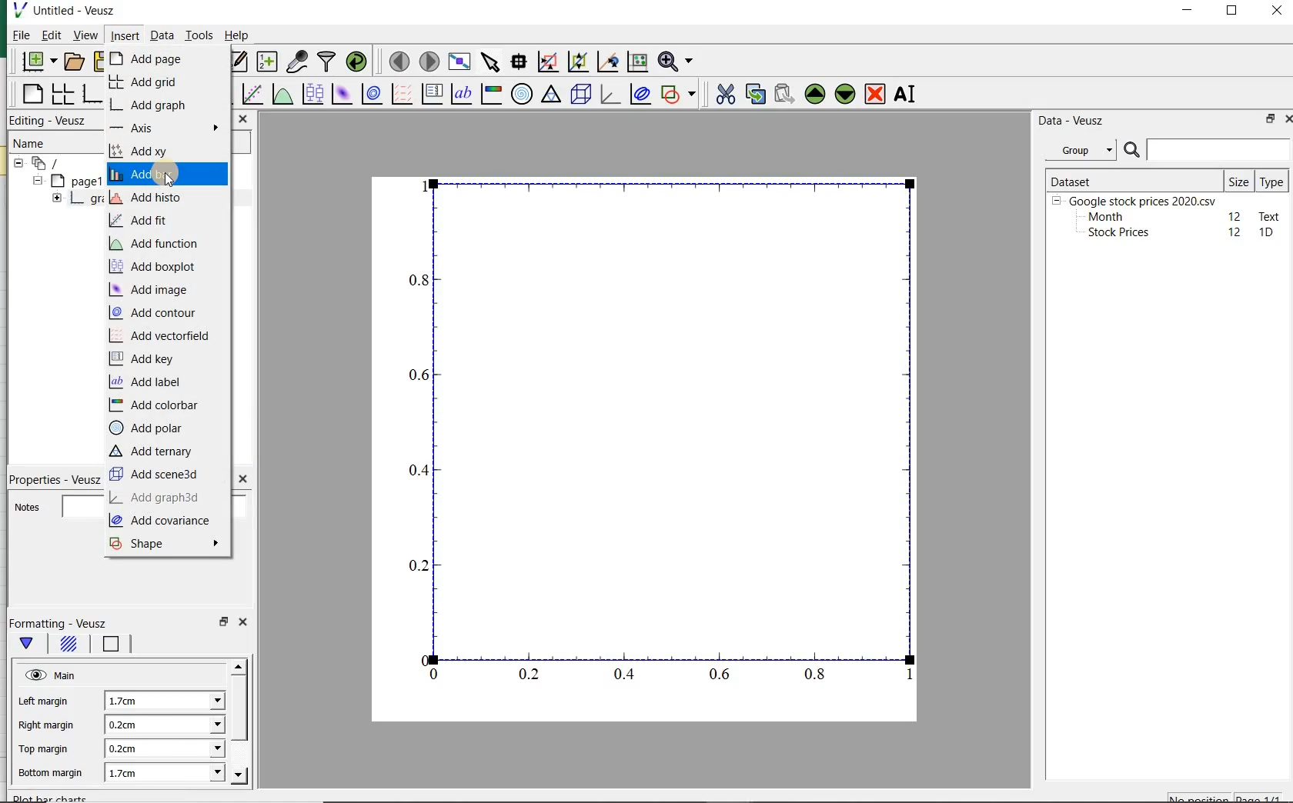  What do you see at coordinates (327, 61) in the screenshot?
I see `filter data` at bounding box center [327, 61].